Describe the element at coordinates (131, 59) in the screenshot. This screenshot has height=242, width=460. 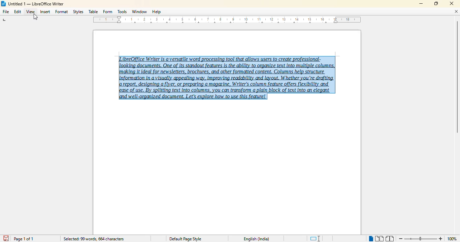
I see `hotkey (Ctrl + A)` at that location.